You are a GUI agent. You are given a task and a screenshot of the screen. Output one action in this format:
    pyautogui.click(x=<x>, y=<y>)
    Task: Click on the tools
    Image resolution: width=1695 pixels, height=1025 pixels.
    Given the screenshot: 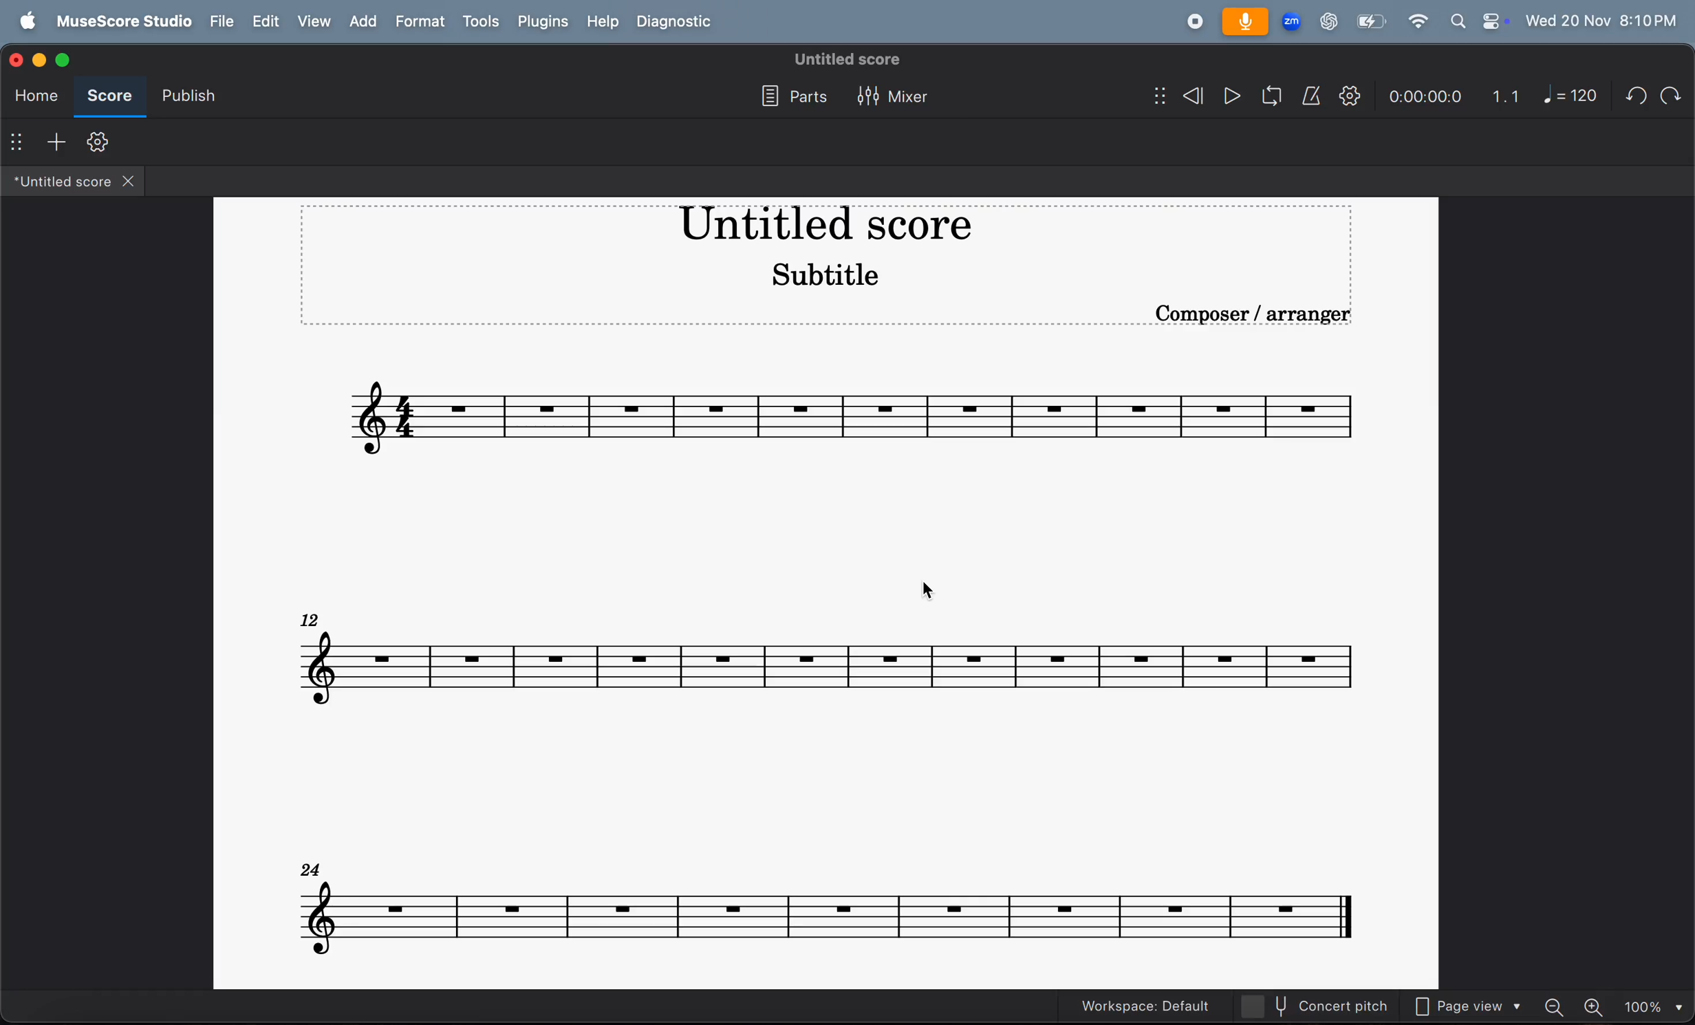 What is the action you would take?
    pyautogui.click(x=482, y=22)
    